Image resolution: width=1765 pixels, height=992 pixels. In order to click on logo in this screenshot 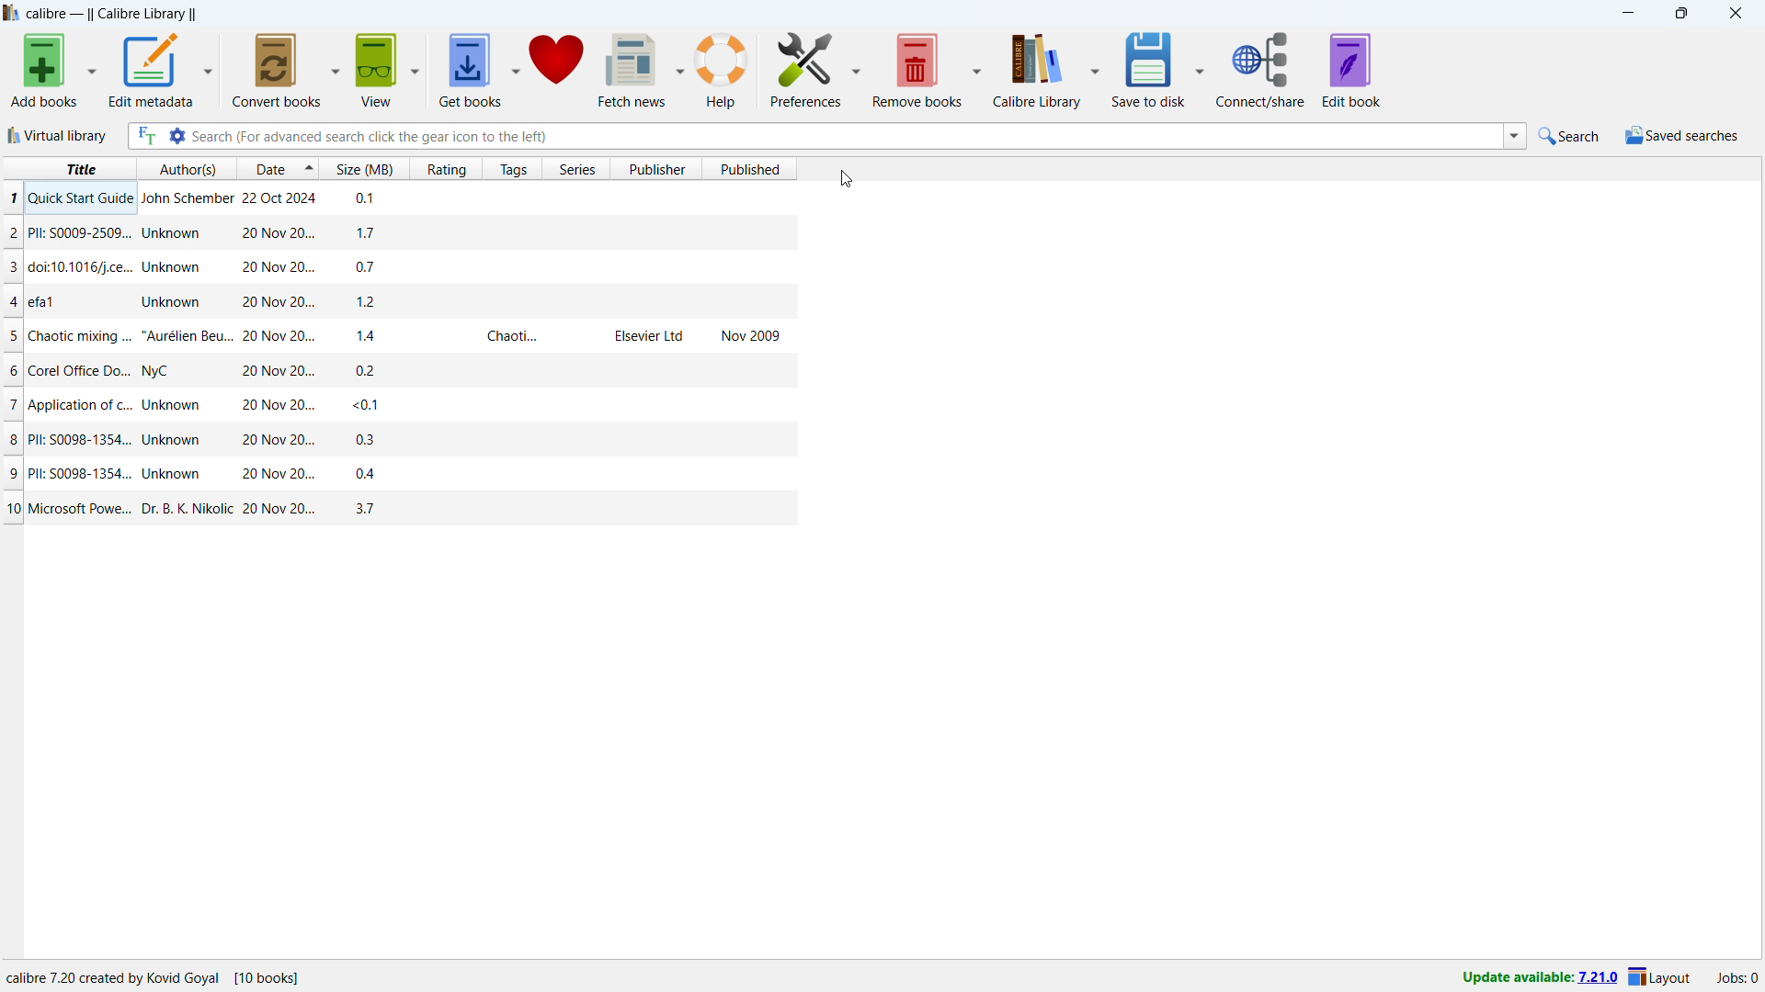, I will do `click(12, 13)`.